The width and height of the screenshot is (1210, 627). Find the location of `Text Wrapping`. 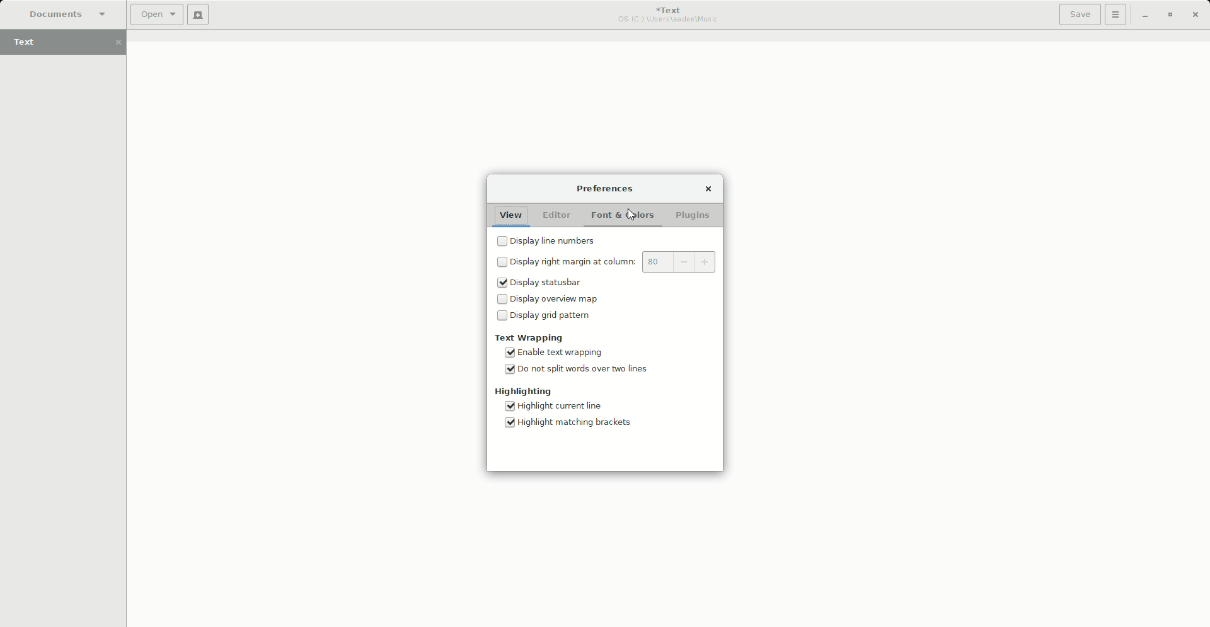

Text Wrapping is located at coordinates (530, 336).